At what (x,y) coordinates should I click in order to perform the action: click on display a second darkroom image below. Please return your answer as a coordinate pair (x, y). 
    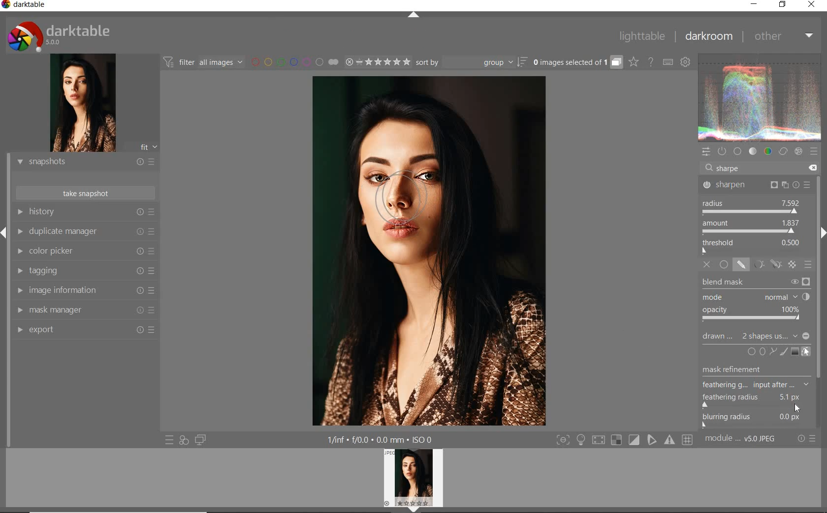
    Looking at the image, I should click on (201, 439).